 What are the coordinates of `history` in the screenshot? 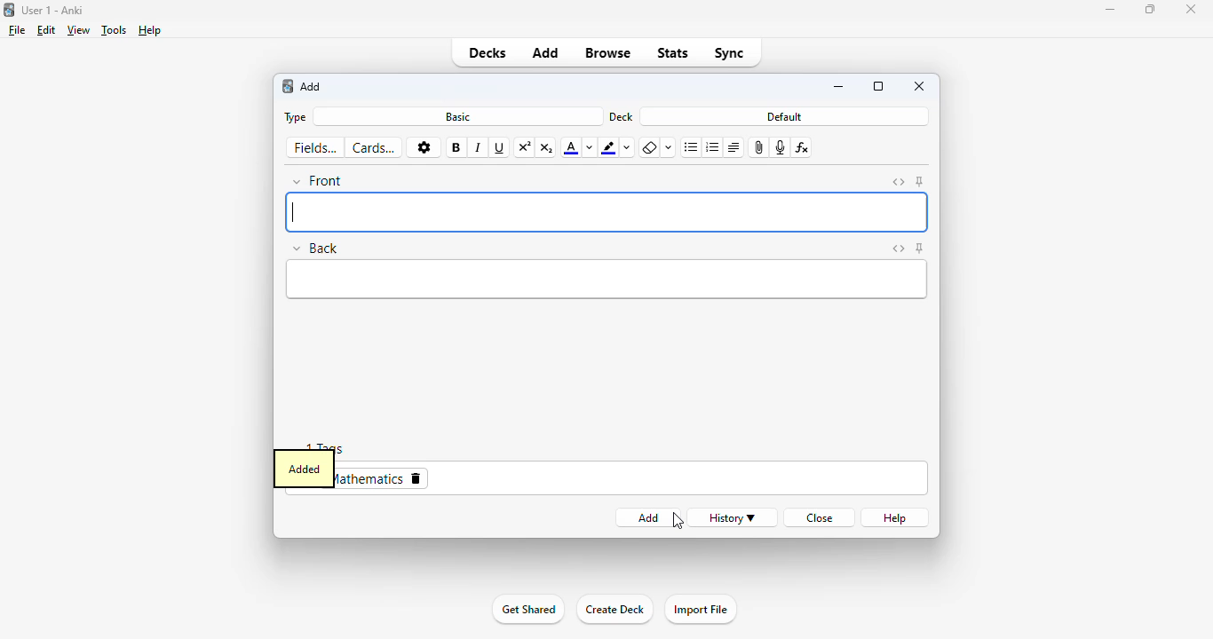 It's located at (734, 517).